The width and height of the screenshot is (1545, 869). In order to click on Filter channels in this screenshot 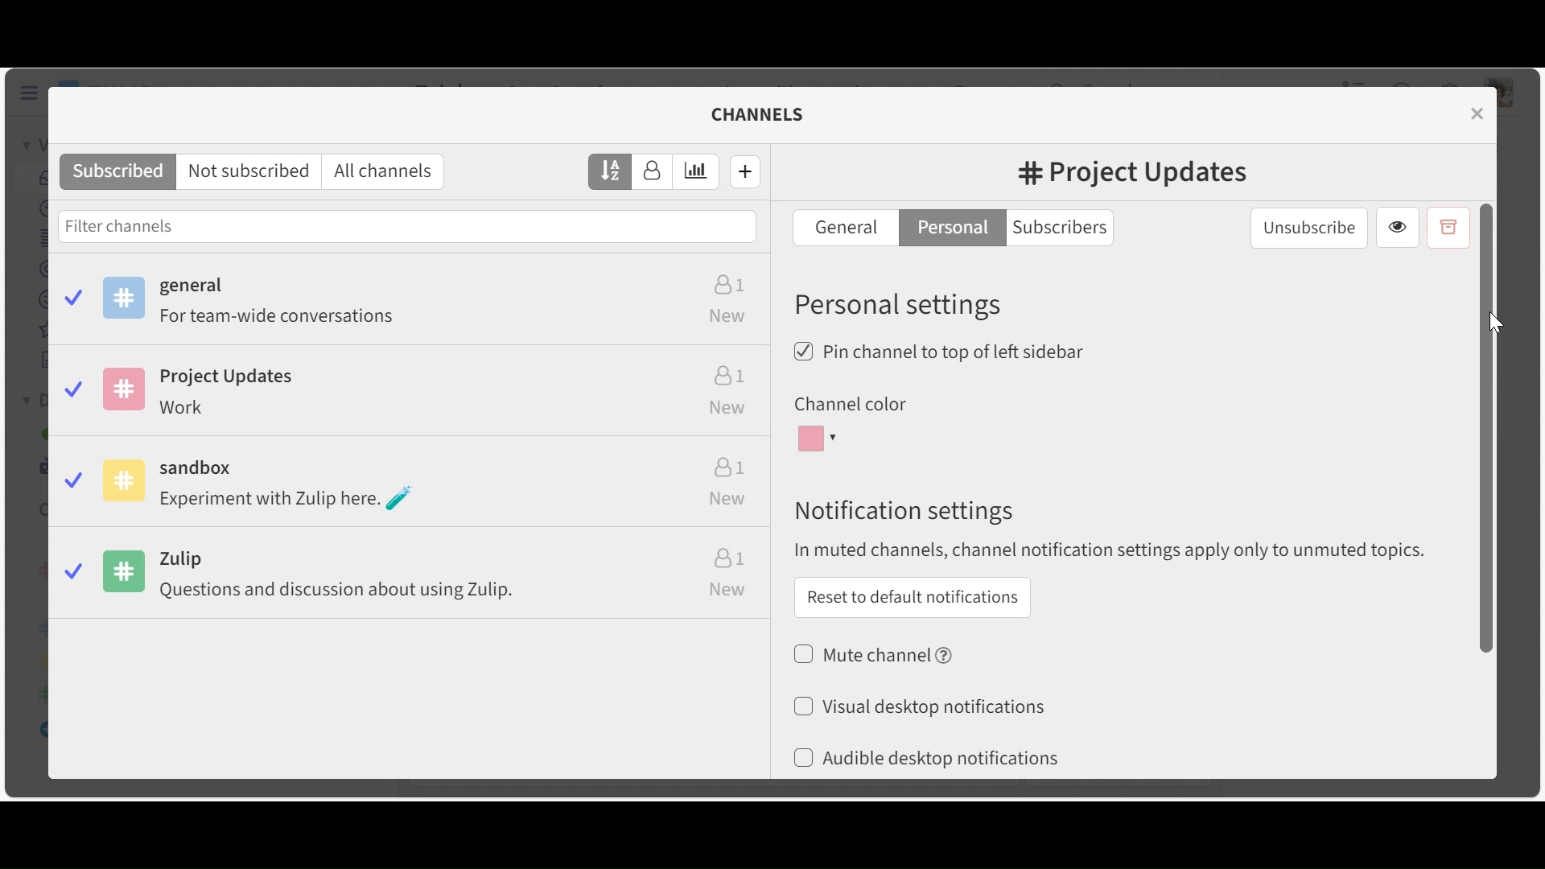, I will do `click(407, 225)`.